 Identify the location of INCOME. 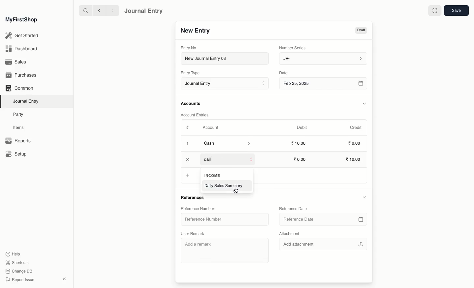
(215, 175).